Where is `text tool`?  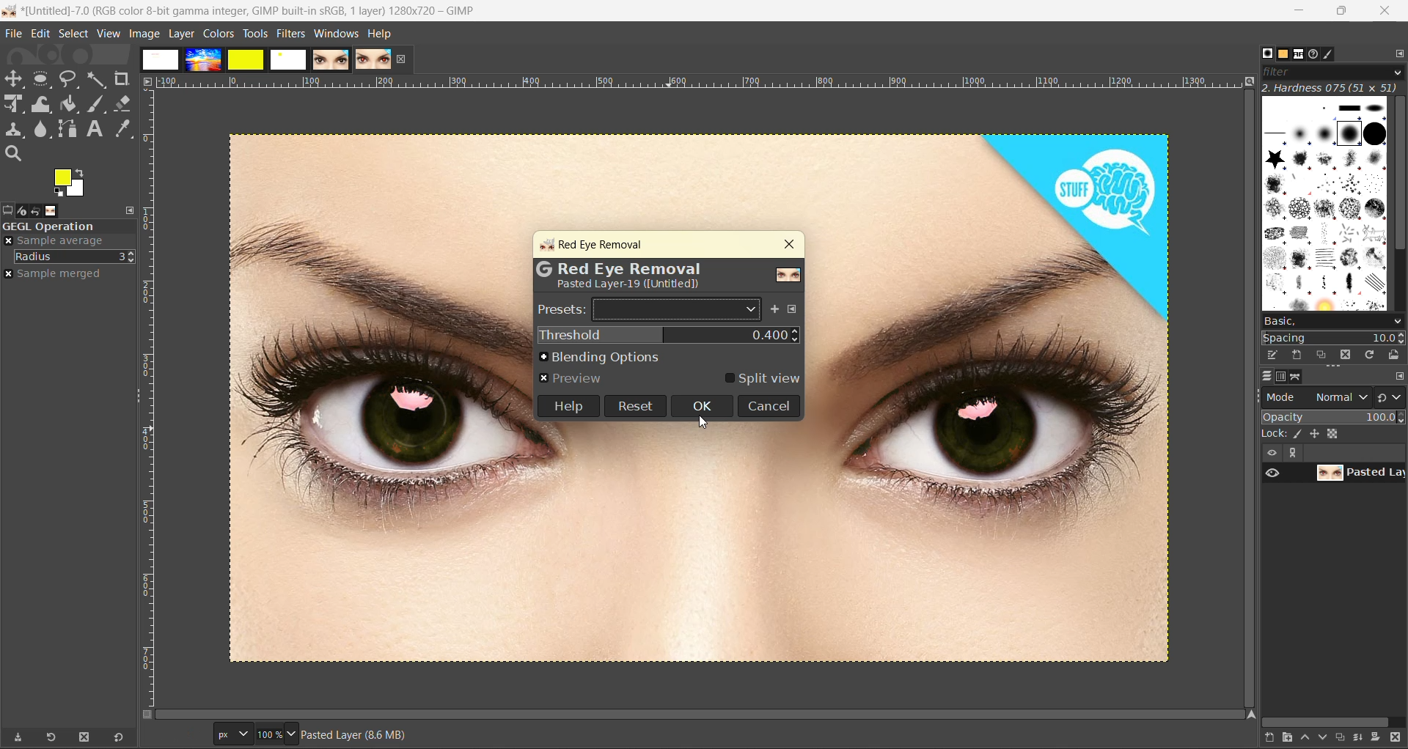 text tool is located at coordinates (95, 129).